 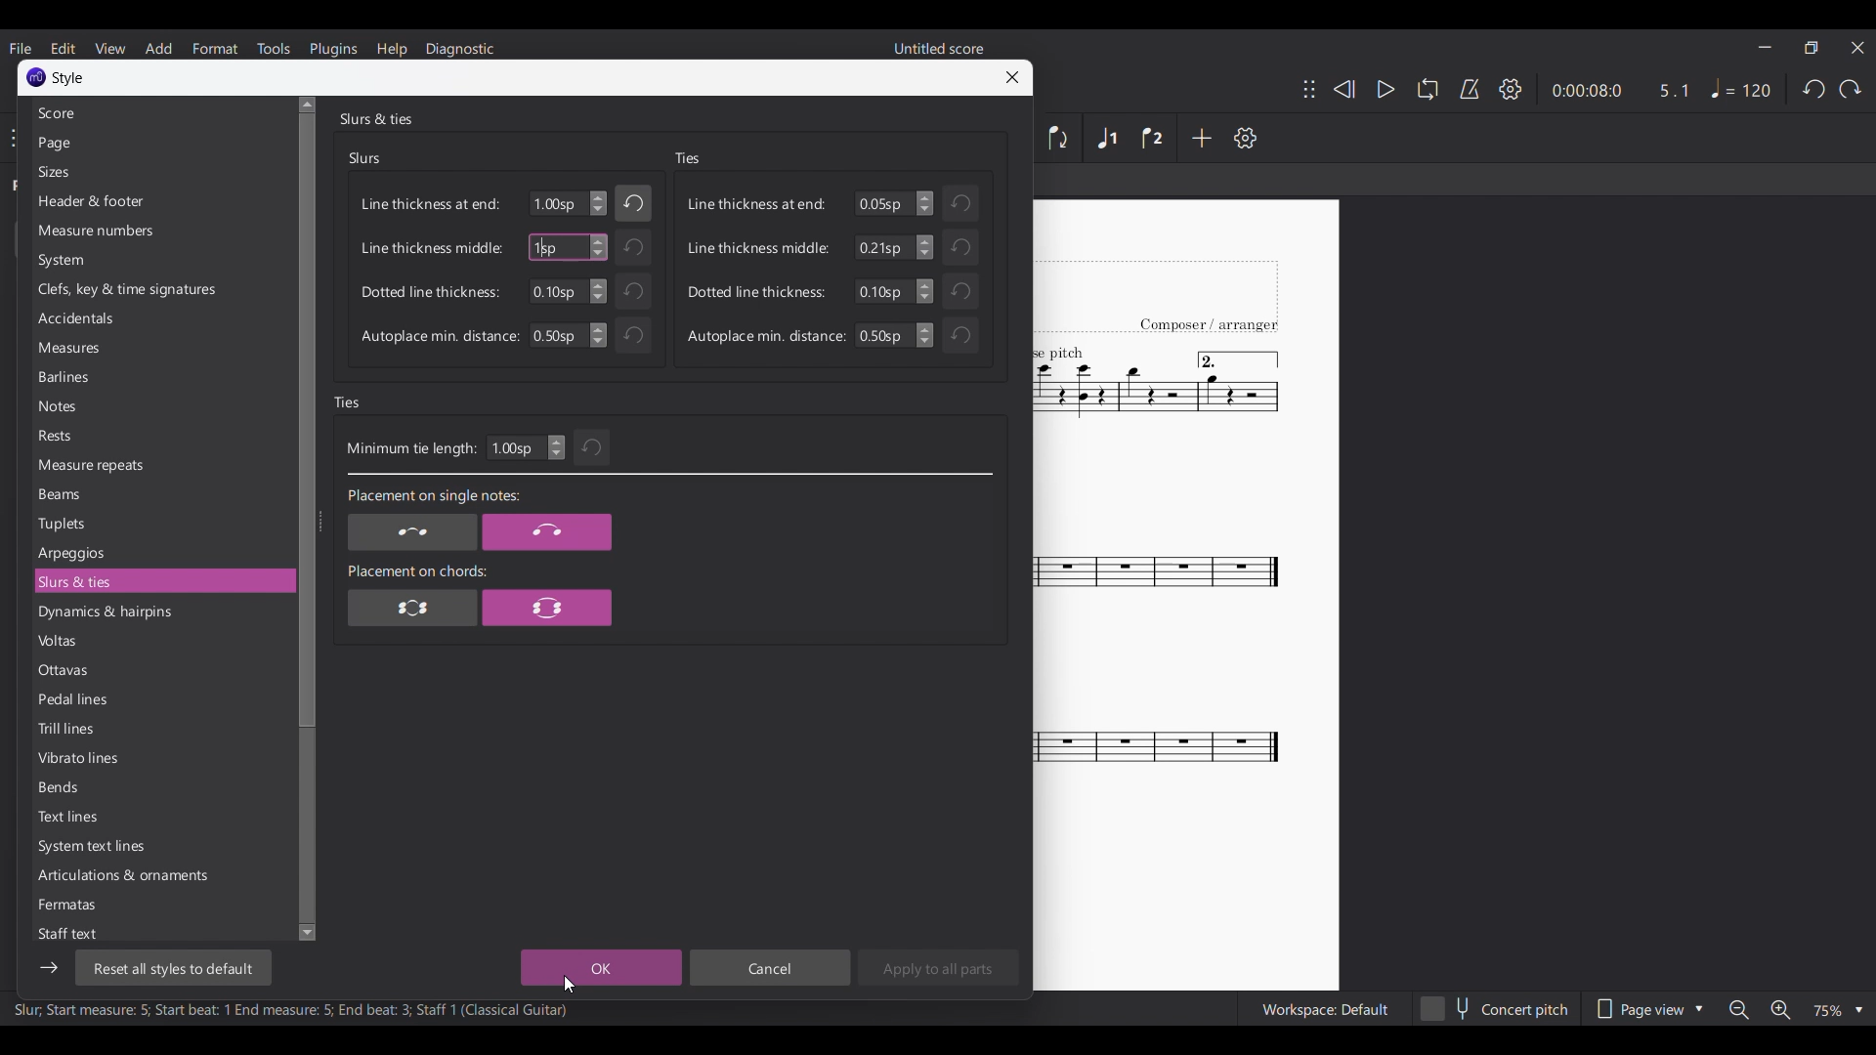 What do you see at coordinates (1309, 89) in the screenshot?
I see `Change position` at bounding box center [1309, 89].